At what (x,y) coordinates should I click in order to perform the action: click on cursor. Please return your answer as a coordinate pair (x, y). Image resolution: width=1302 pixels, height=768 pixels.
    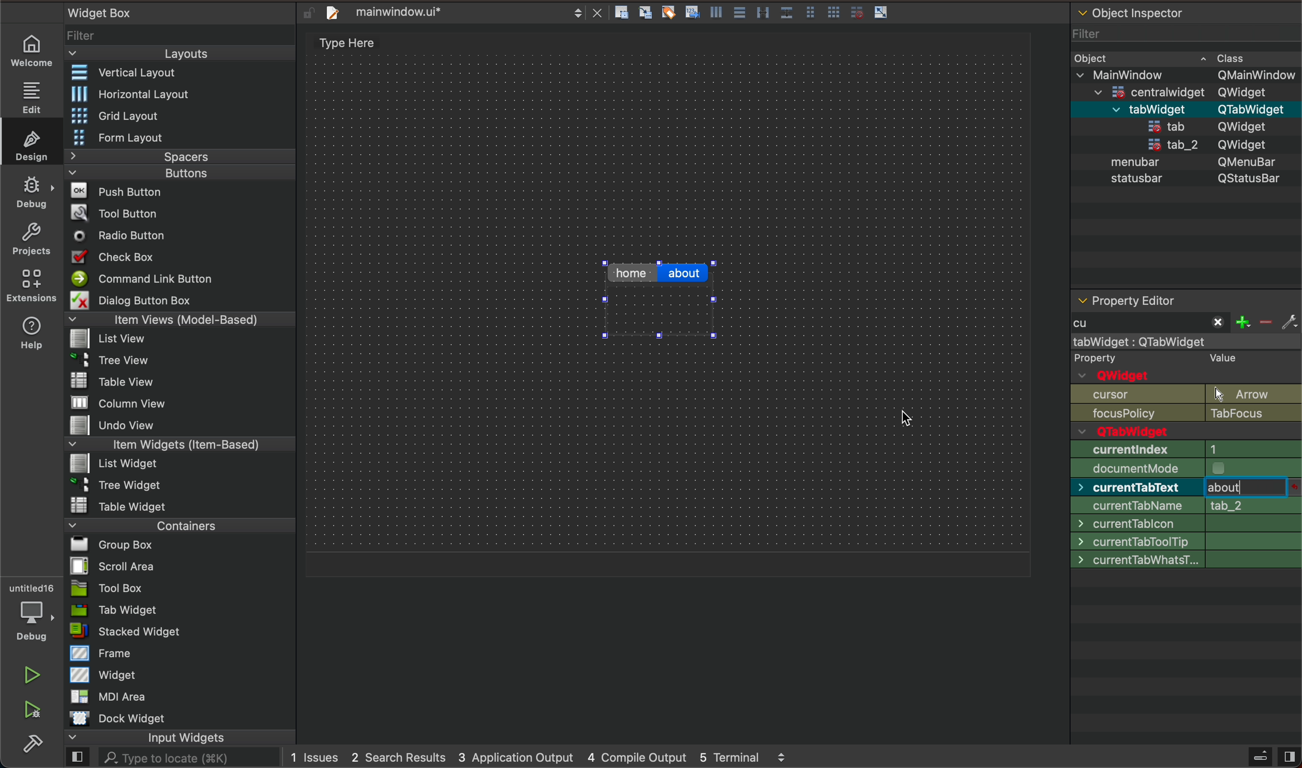
    Looking at the image, I should click on (1185, 596).